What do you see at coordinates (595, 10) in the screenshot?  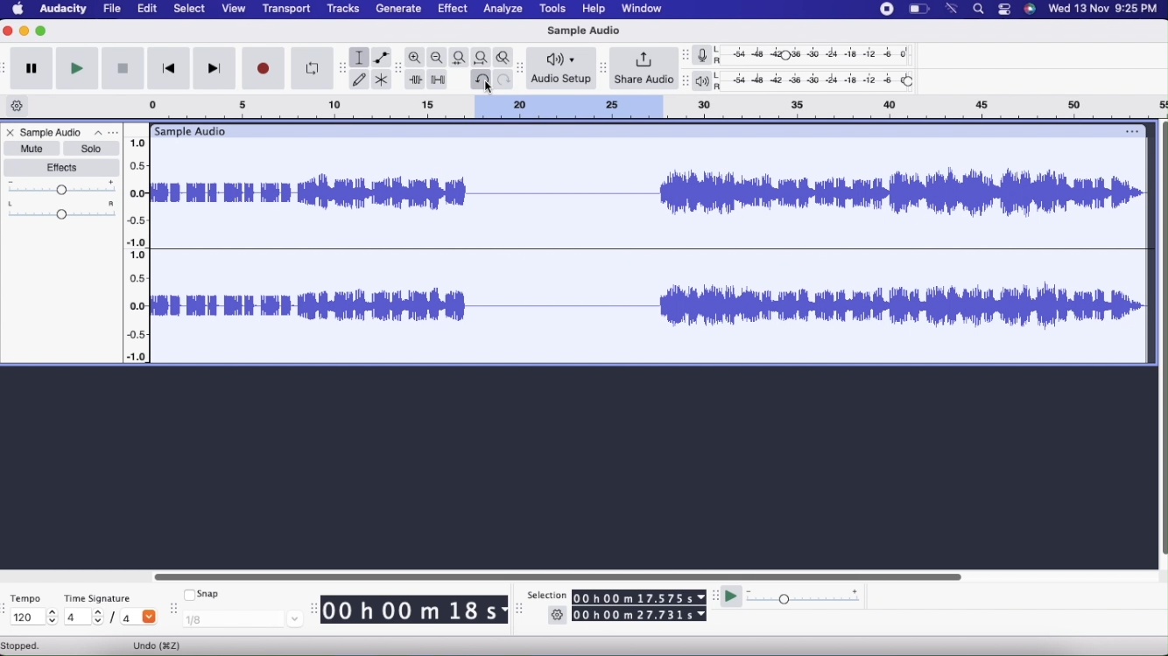 I see `Help` at bounding box center [595, 10].